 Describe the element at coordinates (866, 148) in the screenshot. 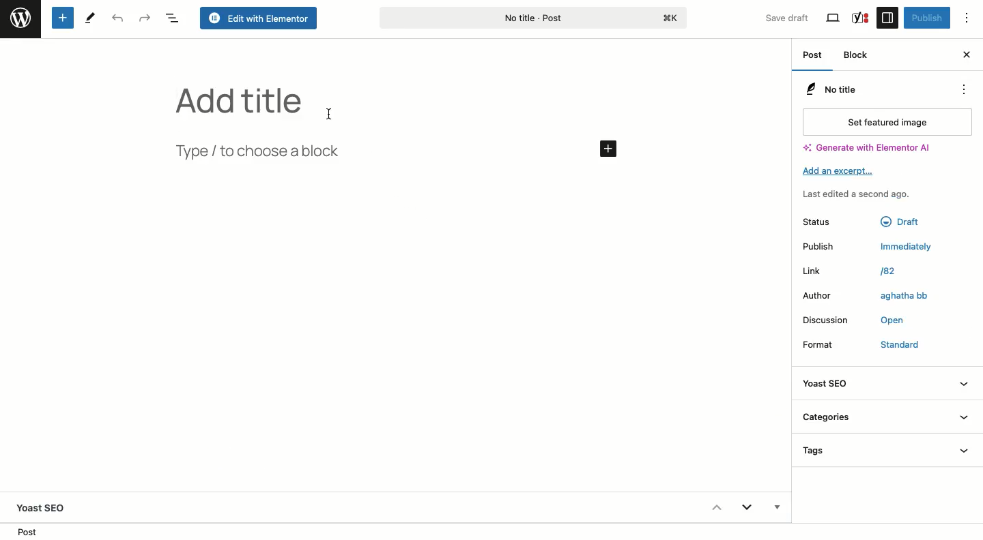

I see `Generate with Elementor Al` at that location.